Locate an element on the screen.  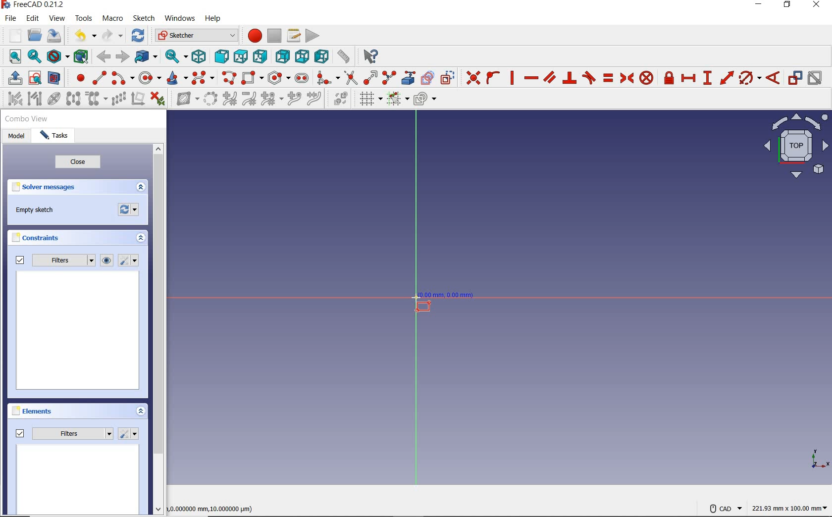
show or hide all listed constraints from 3D view is located at coordinates (107, 260).